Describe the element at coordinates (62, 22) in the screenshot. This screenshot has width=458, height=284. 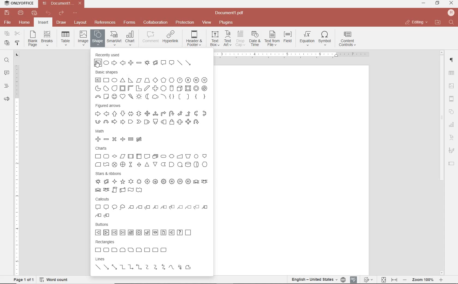
I see `draw` at that location.